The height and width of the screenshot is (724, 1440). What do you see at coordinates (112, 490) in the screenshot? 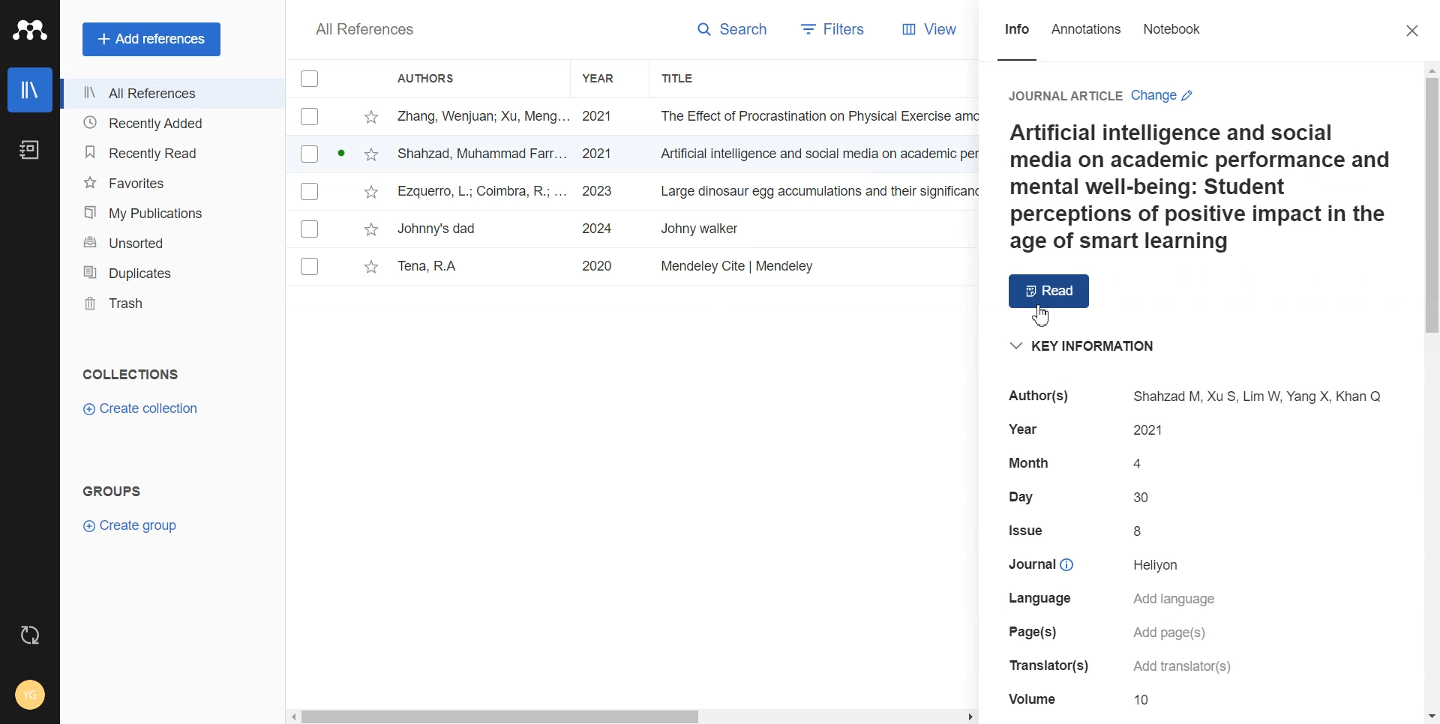
I see `Group` at bounding box center [112, 490].